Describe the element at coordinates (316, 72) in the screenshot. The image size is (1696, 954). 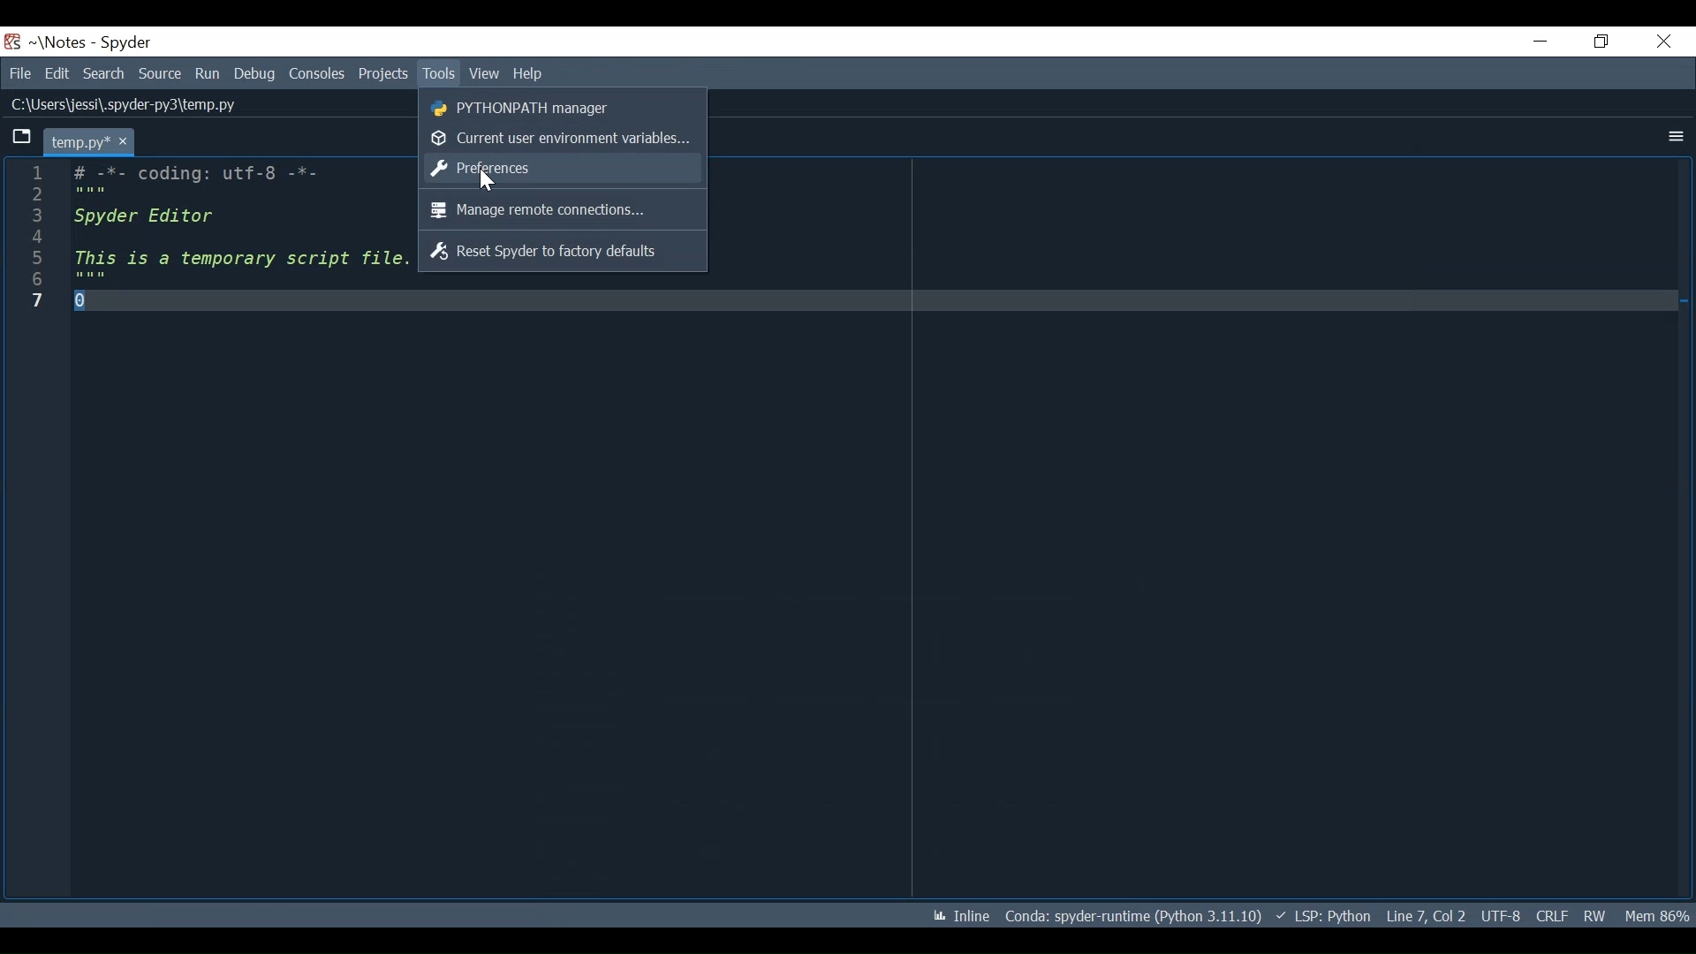
I see `Consoles` at that location.